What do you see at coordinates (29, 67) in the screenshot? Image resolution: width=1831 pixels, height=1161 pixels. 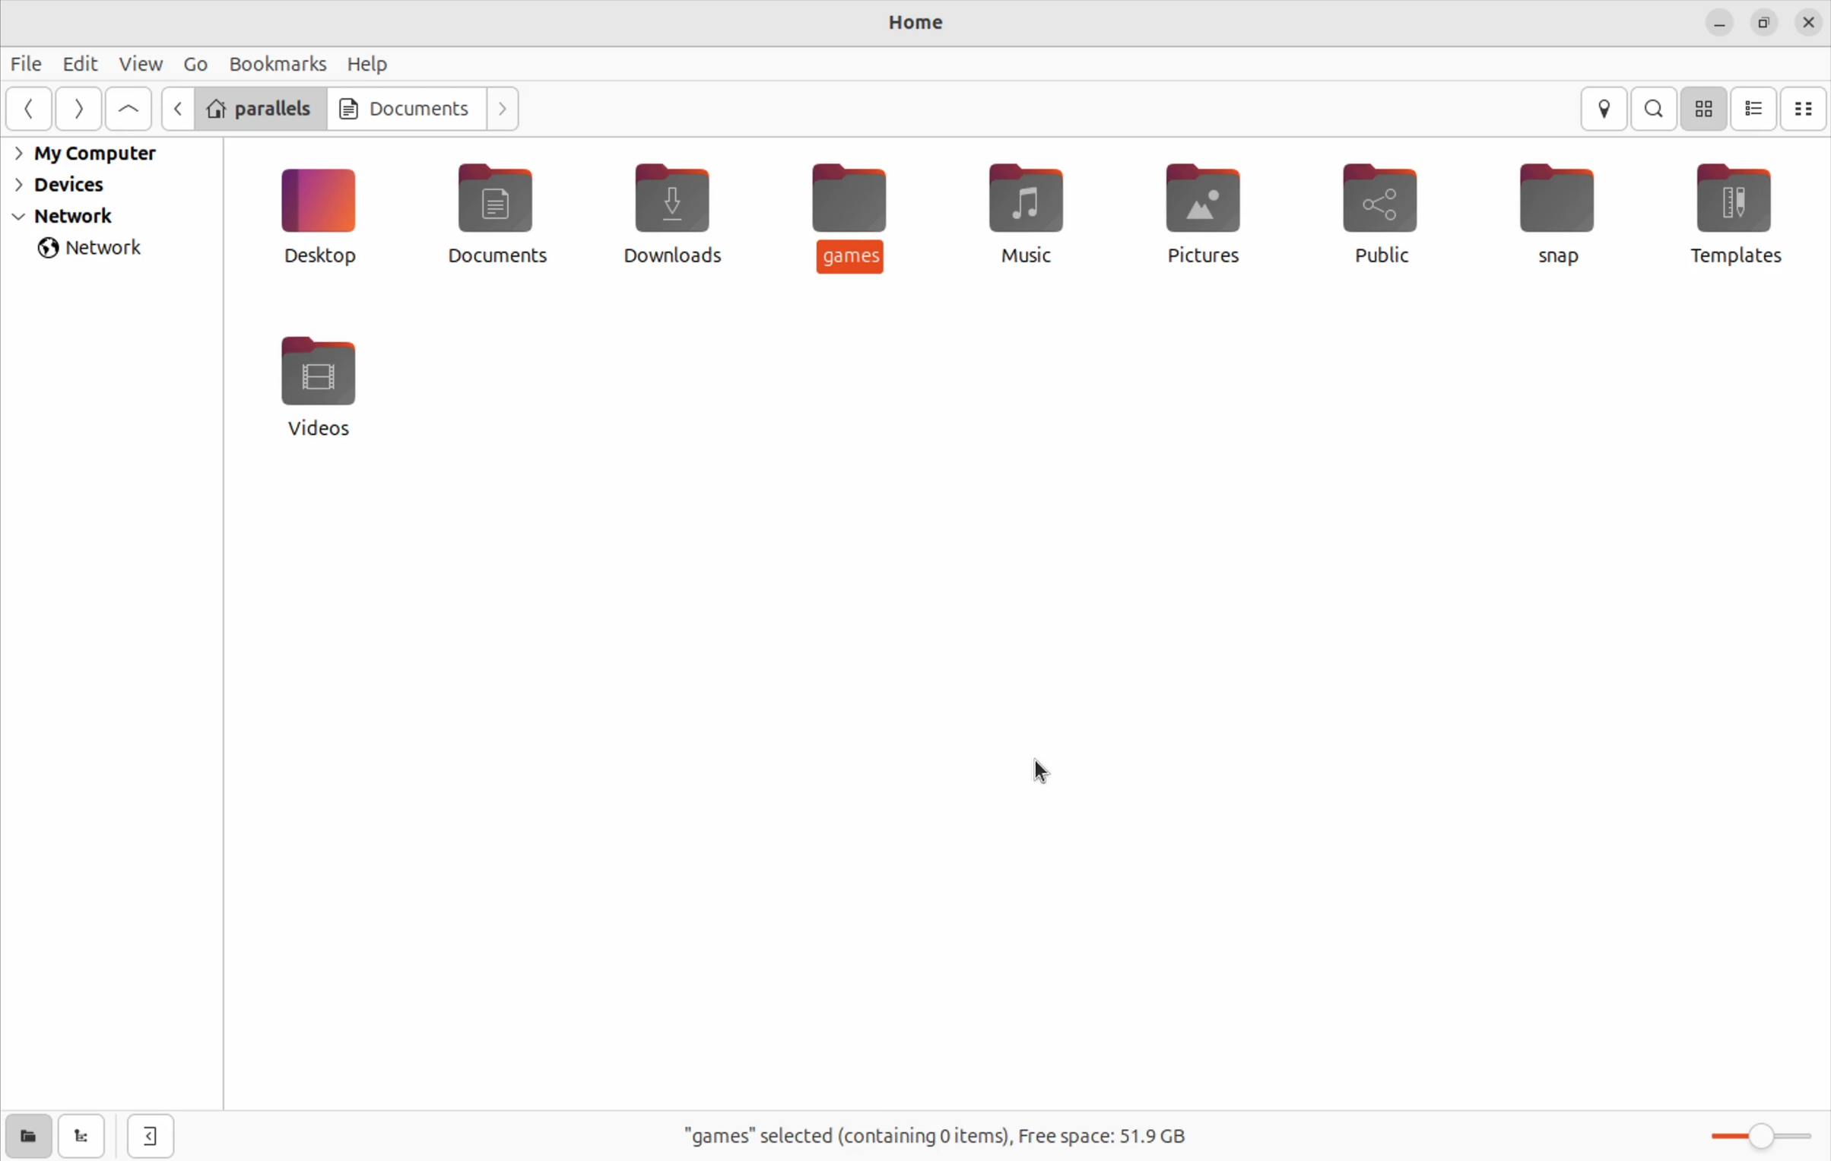 I see `File` at bounding box center [29, 67].